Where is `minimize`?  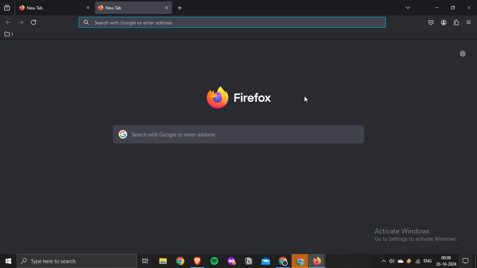
minimize is located at coordinates (437, 8).